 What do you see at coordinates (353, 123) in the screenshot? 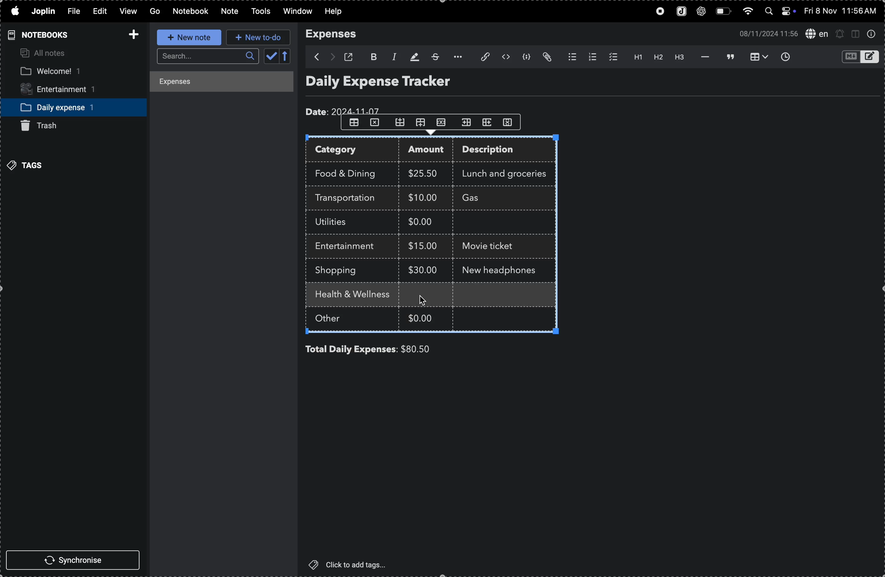
I see `table` at bounding box center [353, 123].